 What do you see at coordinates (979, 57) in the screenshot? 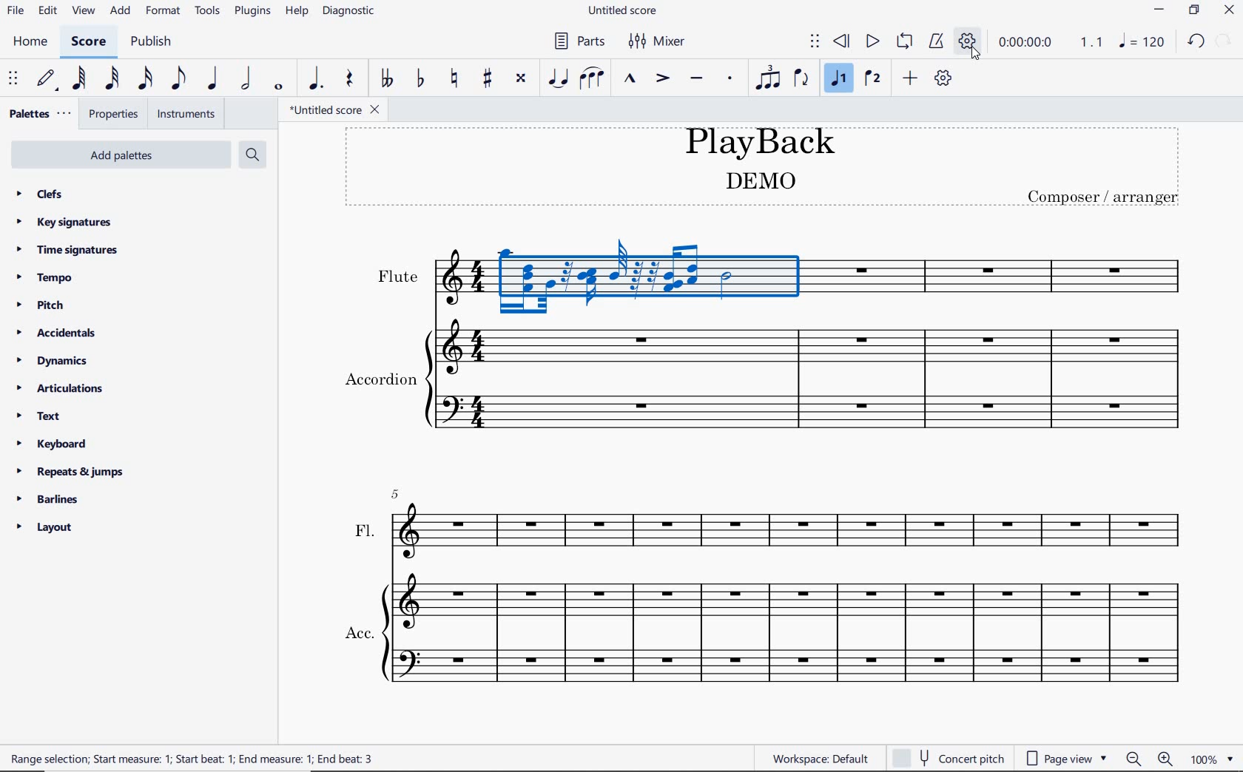
I see `cursor` at bounding box center [979, 57].